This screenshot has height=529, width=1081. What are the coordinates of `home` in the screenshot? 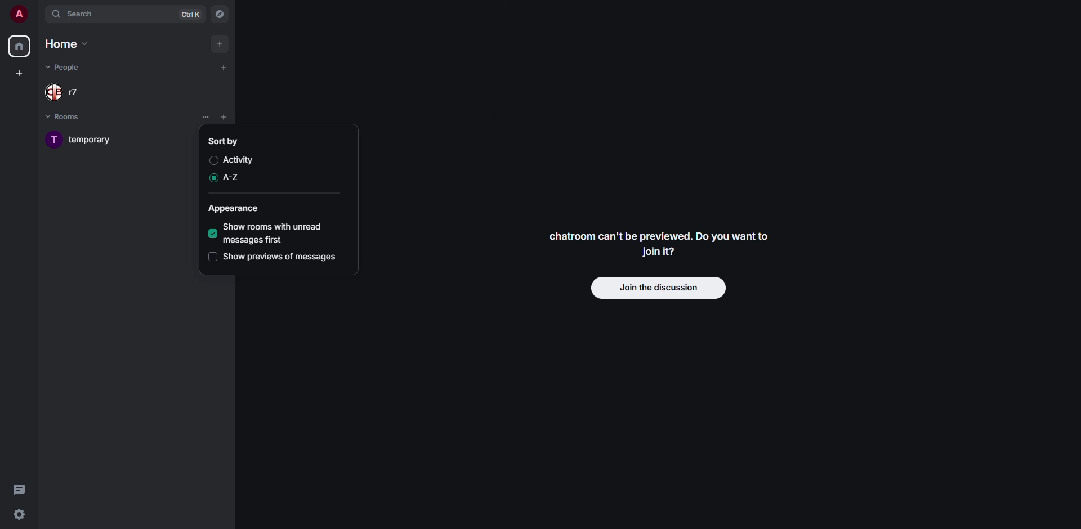 It's located at (66, 44).